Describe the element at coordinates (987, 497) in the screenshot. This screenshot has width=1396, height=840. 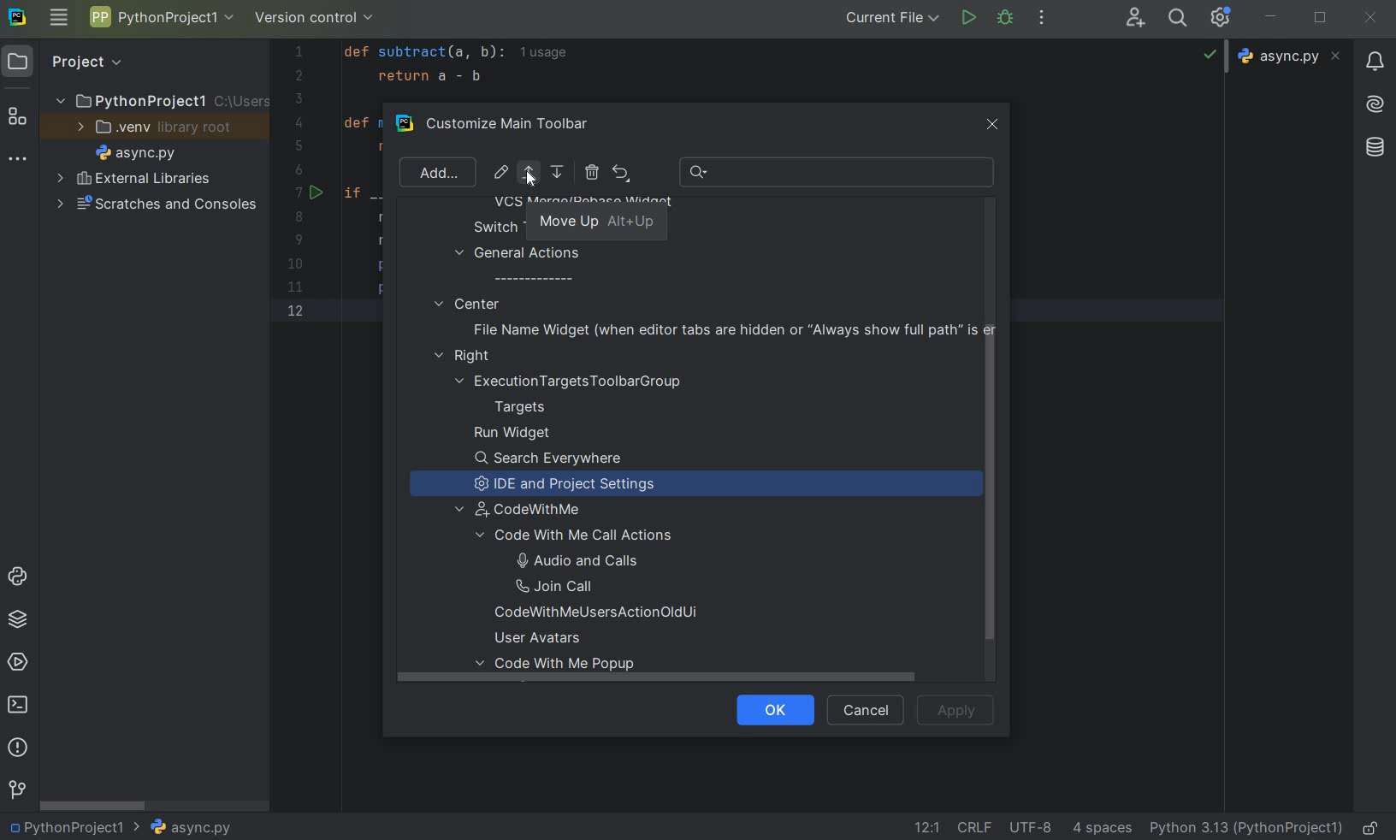
I see `scrollbar` at that location.